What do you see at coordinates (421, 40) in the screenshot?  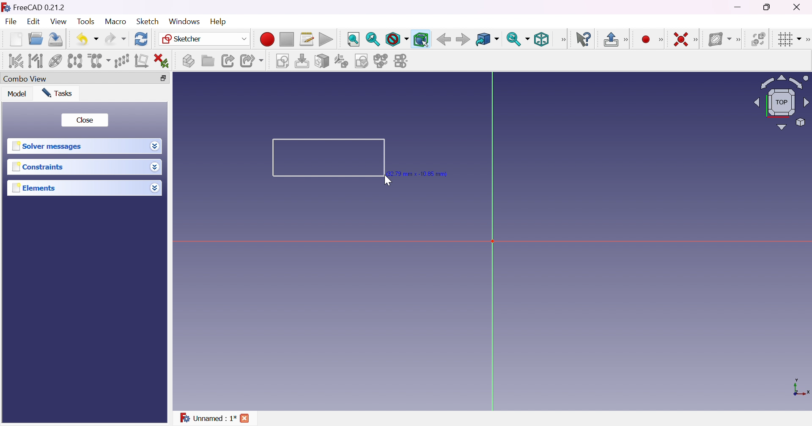 I see `Bounding box` at bounding box center [421, 40].